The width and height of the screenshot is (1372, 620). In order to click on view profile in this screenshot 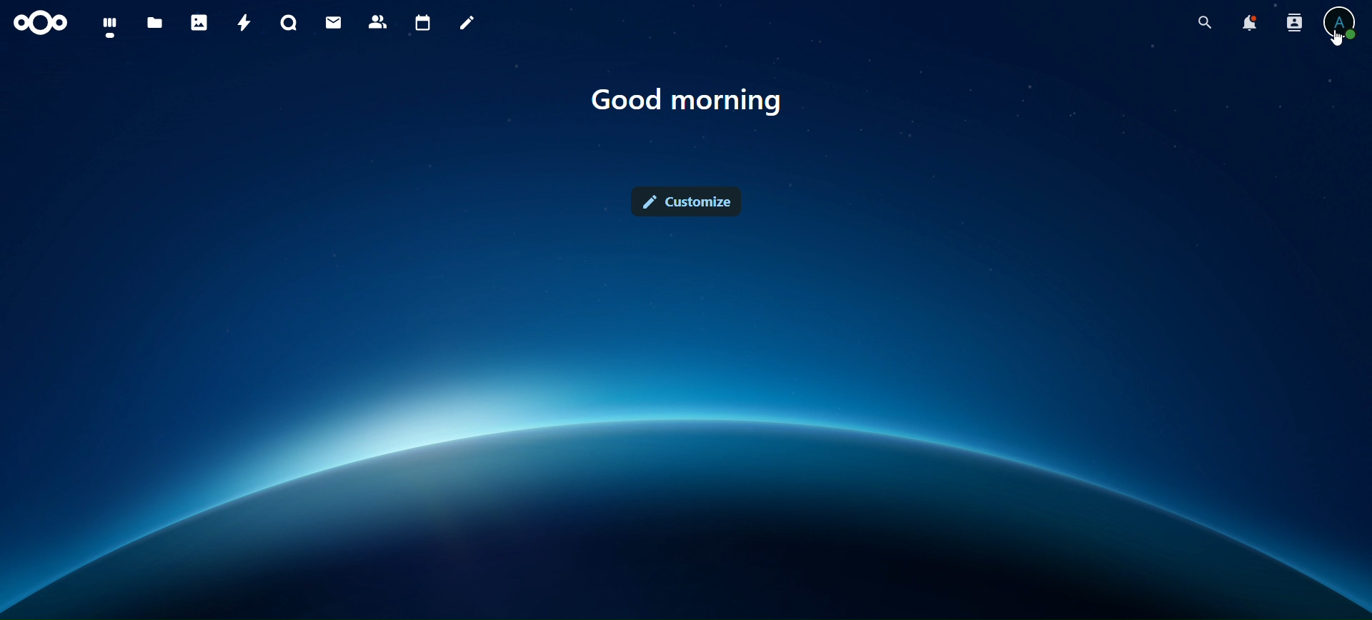, I will do `click(1343, 21)`.